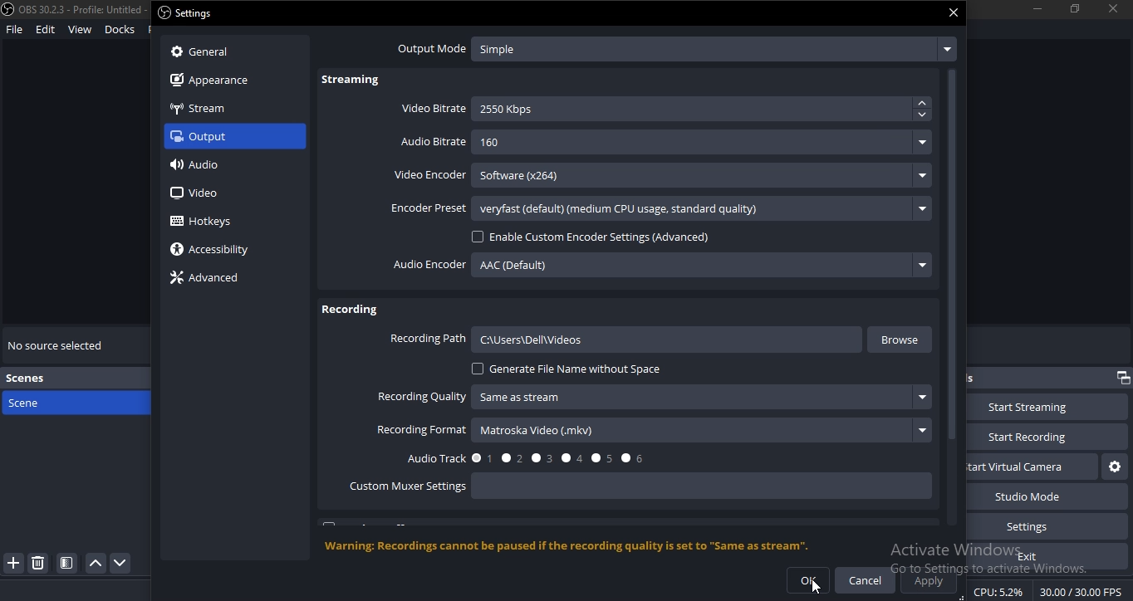  What do you see at coordinates (14, 31) in the screenshot?
I see `file` at bounding box center [14, 31].